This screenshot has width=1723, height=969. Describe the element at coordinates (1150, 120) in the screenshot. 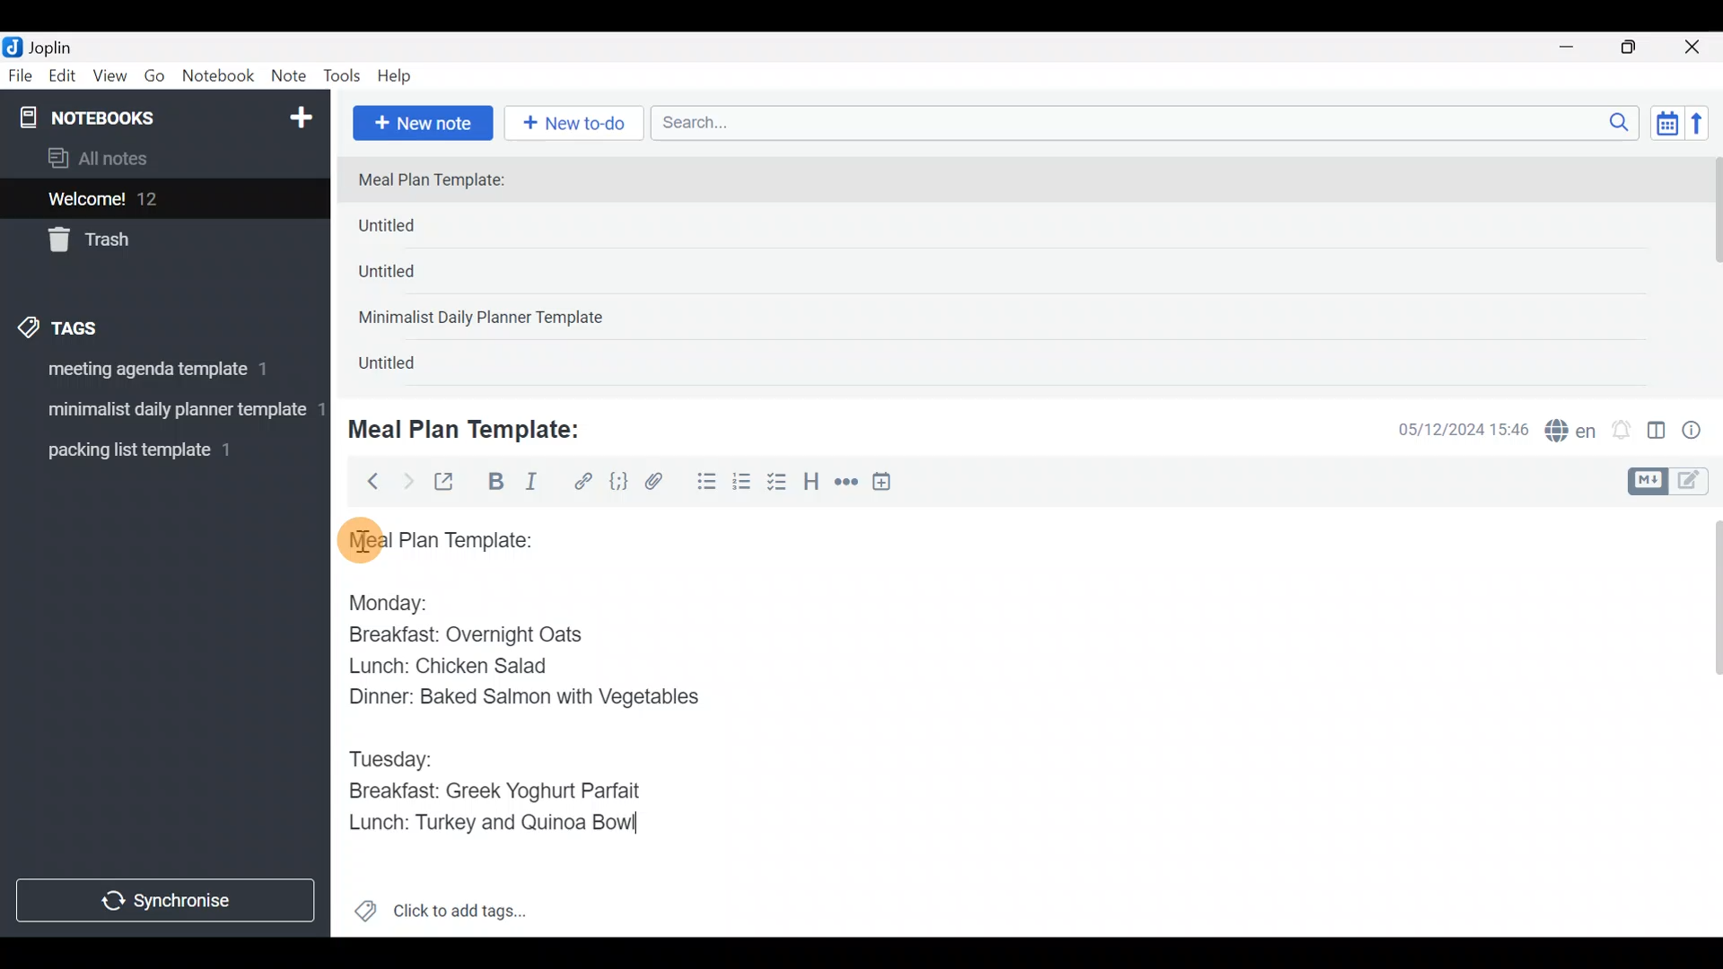

I see `Search bar` at that location.